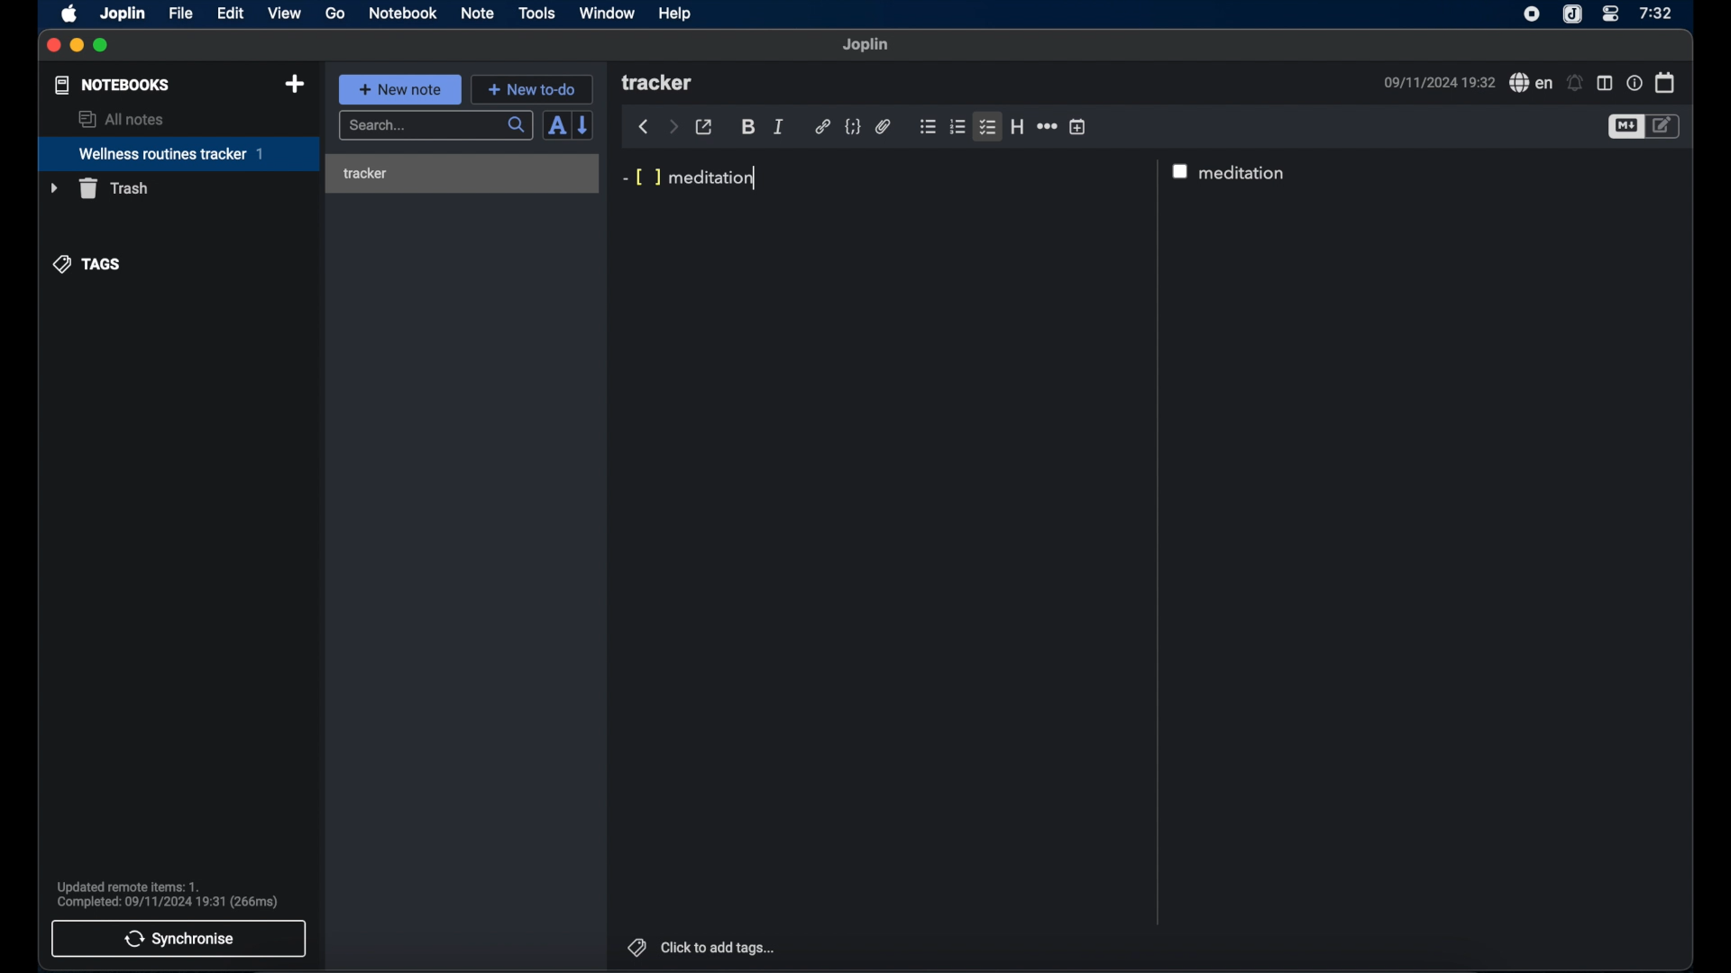  I want to click on -[ ] meditation, so click(691, 179).